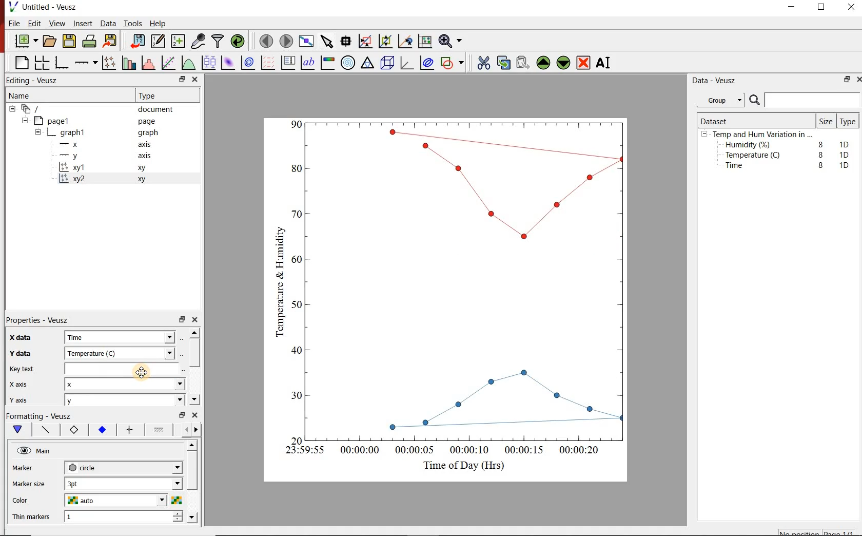 Image resolution: width=862 pixels, height=536 pixels. Describe the element at coordinates (386, 42) in the screenshot. I see `click to zoom out of graph axes` at that location.